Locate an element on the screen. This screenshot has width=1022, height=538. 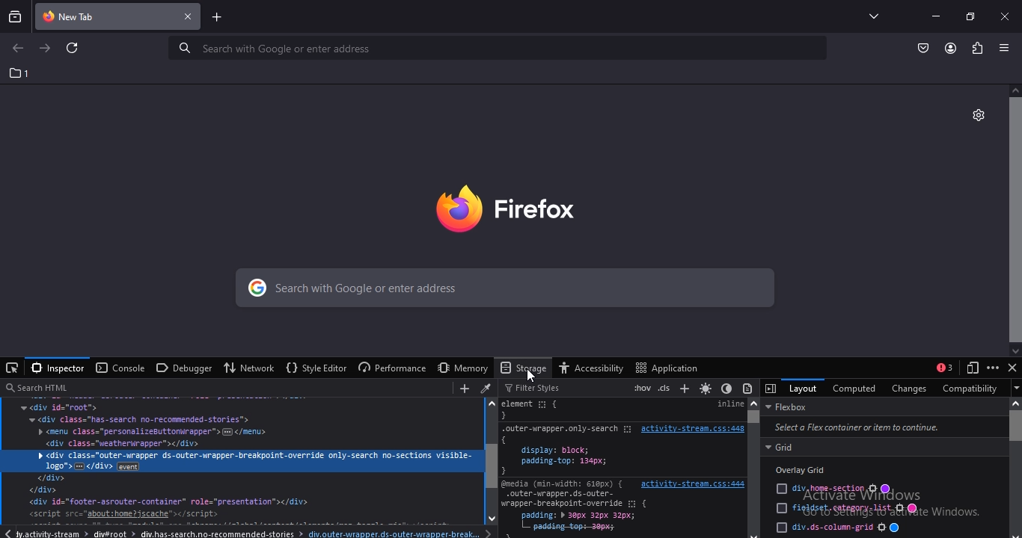
grab a color from the page is located at coordinates (487, 388).